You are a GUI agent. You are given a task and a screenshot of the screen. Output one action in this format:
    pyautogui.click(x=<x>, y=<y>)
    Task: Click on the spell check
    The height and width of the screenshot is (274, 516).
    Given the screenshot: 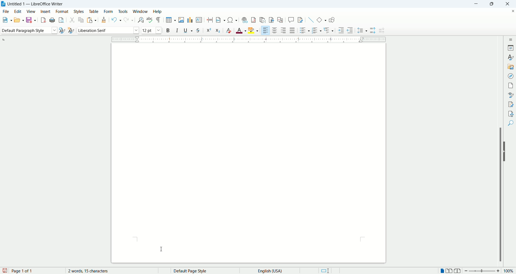 What is the action you would take?
    pyautogui.click(x=150, y=20)
    